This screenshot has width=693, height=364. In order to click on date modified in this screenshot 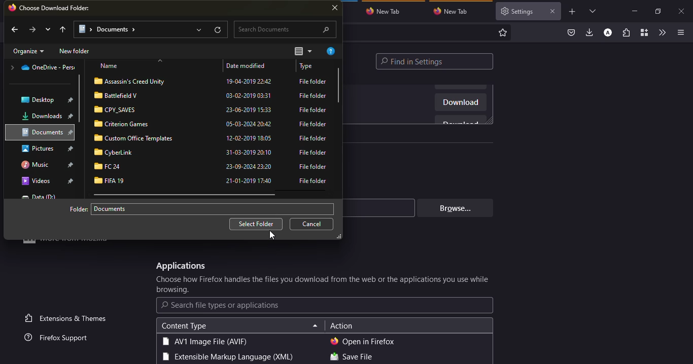, I will do `click(249, 110)`.